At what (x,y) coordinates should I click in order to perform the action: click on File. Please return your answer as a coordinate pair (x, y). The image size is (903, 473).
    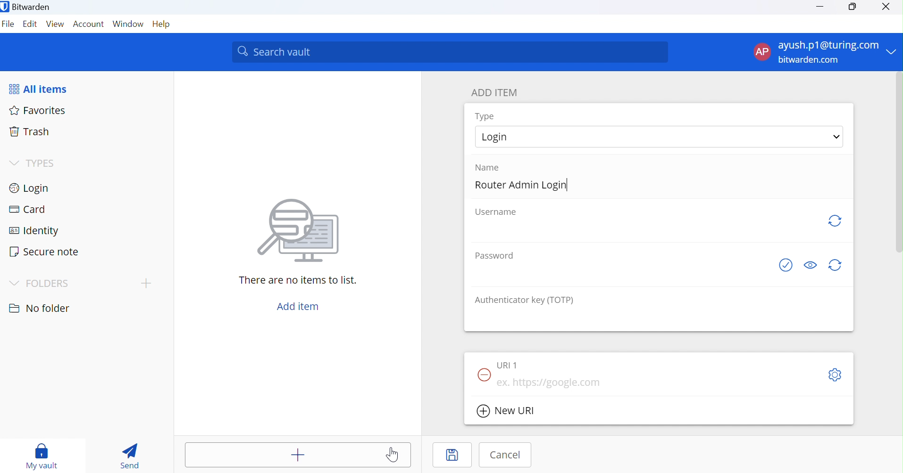
    Looking at the image, I should click on (8, 25).